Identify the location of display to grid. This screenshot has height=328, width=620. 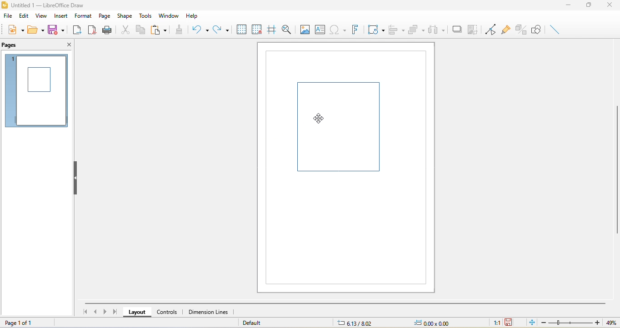
(241, 30).